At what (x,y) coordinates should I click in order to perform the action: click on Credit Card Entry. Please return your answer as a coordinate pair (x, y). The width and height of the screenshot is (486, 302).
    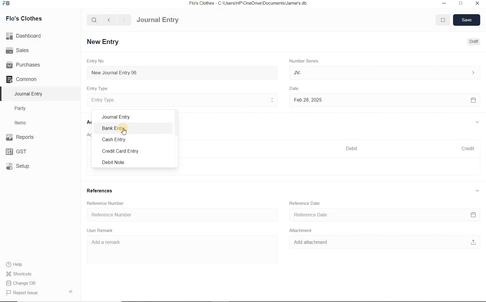
    Looking at the image, I should click on (123, 151).